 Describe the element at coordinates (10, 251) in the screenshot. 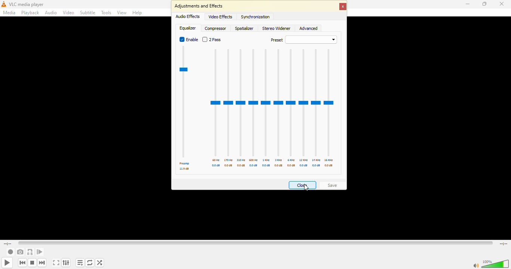

I see `record` at that location.